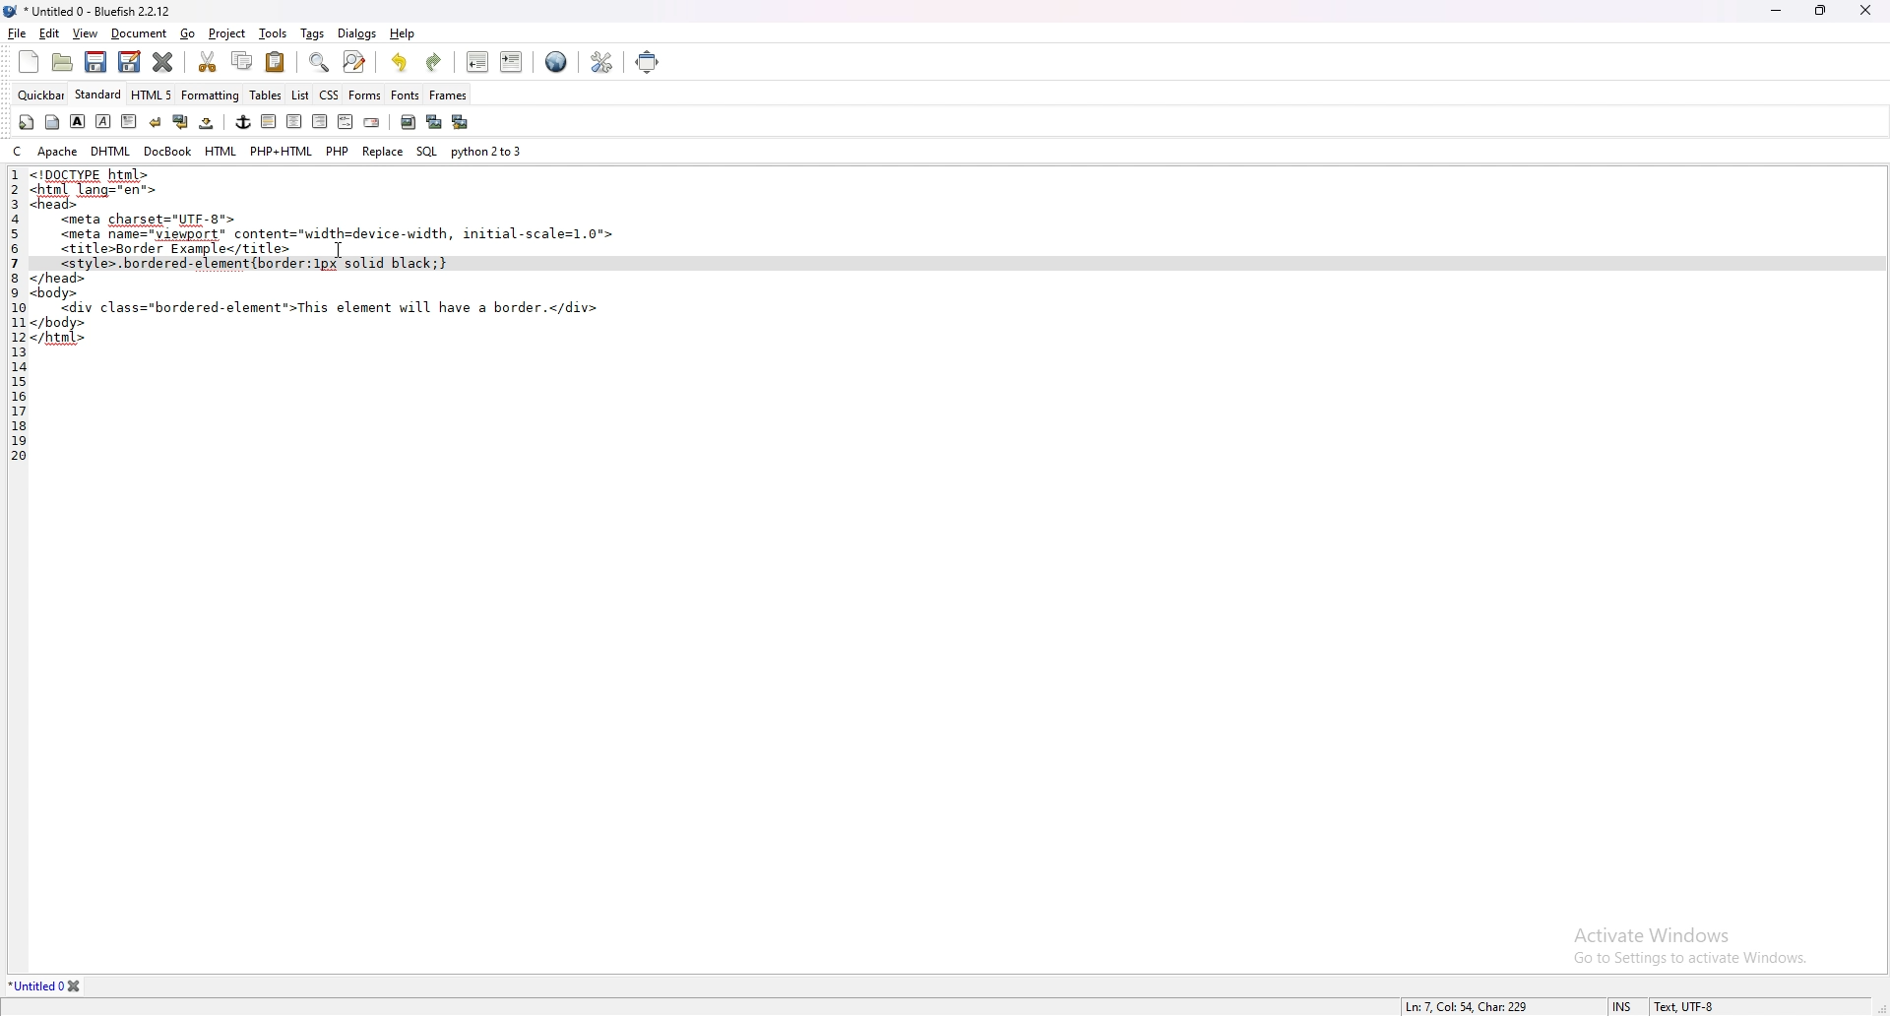 This screenshot has height=1016, width=1890. What do you see at coordinates (282, 151) in the screenshot?
I see `php+html` at bounding box center [282, 151].